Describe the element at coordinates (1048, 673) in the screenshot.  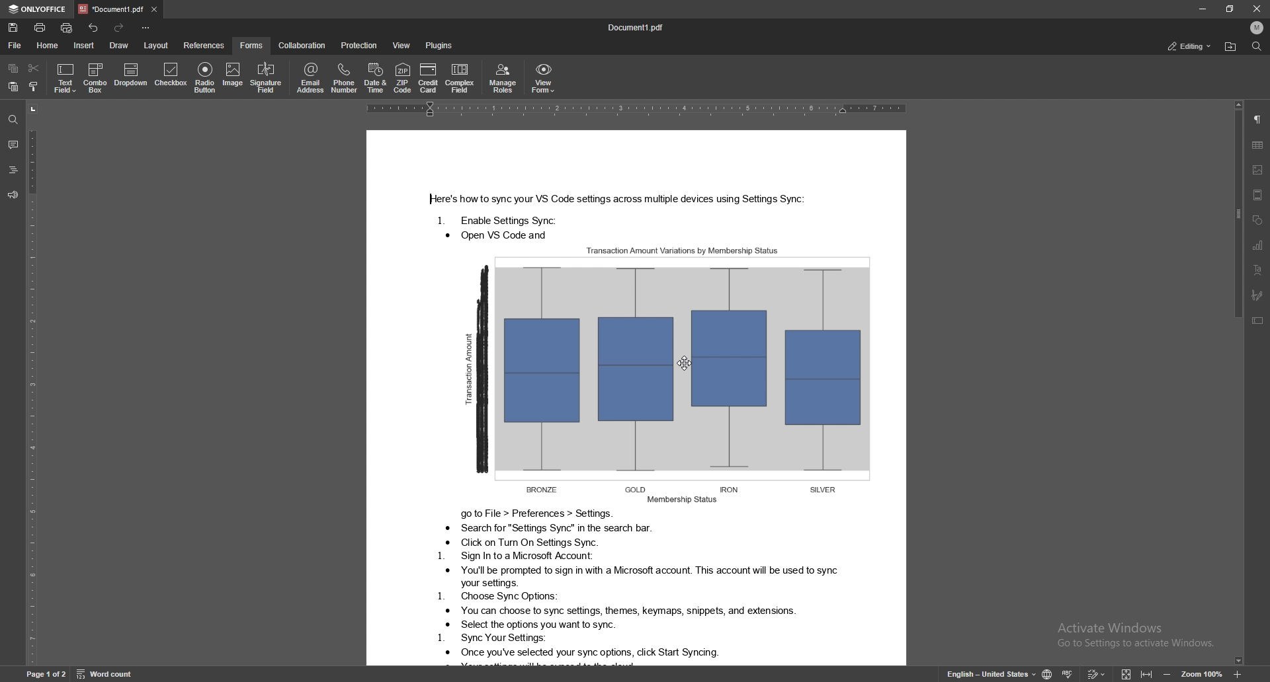
I see `change doc language` at that location.